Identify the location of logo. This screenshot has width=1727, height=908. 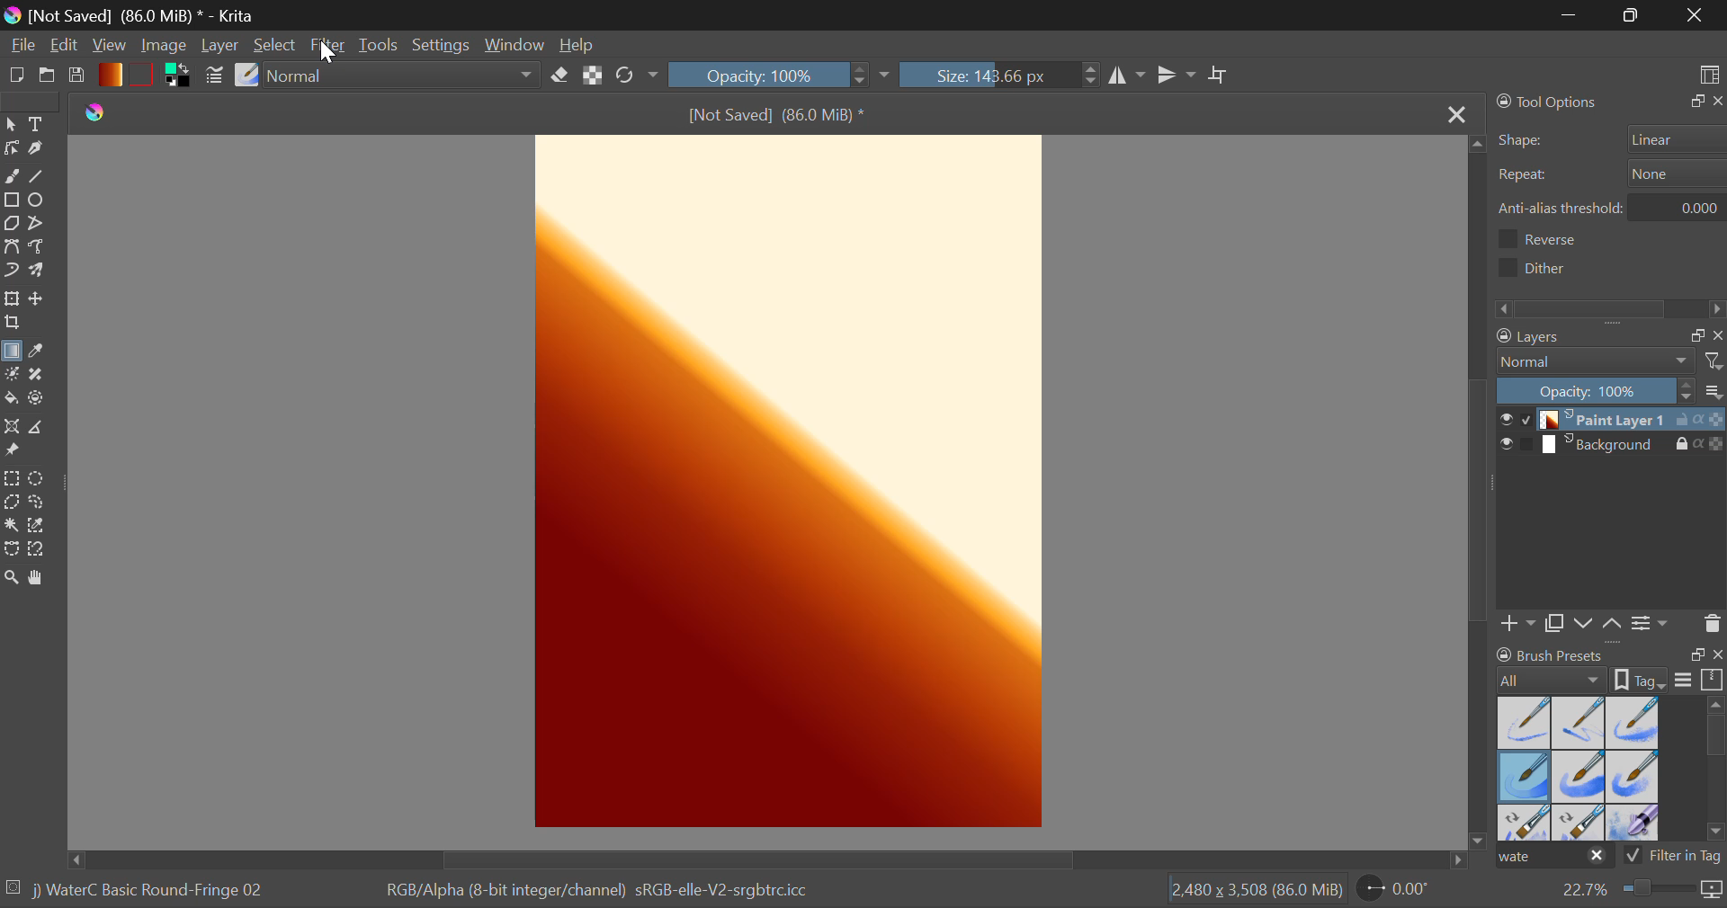
(96, 115).